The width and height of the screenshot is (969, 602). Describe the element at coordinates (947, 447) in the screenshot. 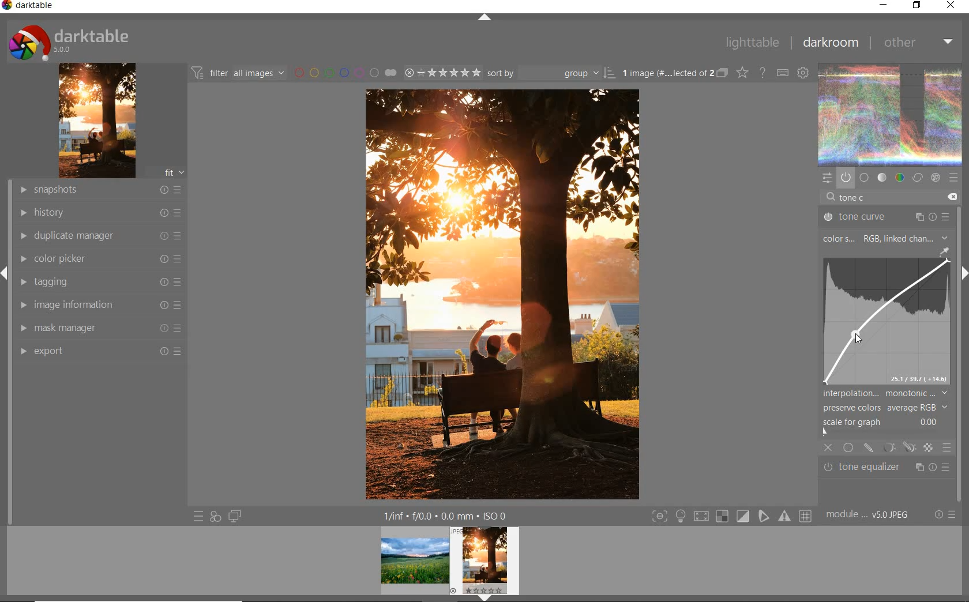

I see `blending options` at that location.